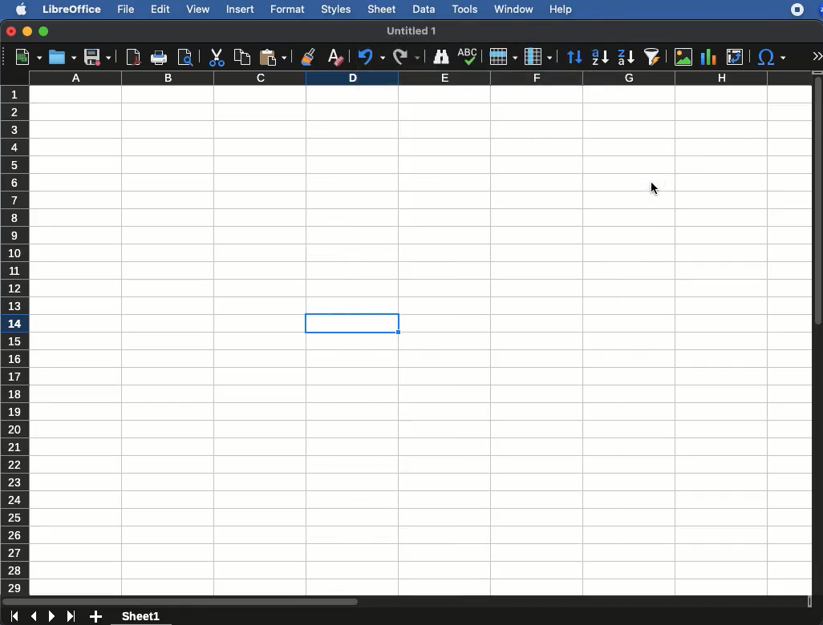  What do you see at coordinates (626, 58) in the screenshot?
I see `descending` at bounding box center [626, 58].